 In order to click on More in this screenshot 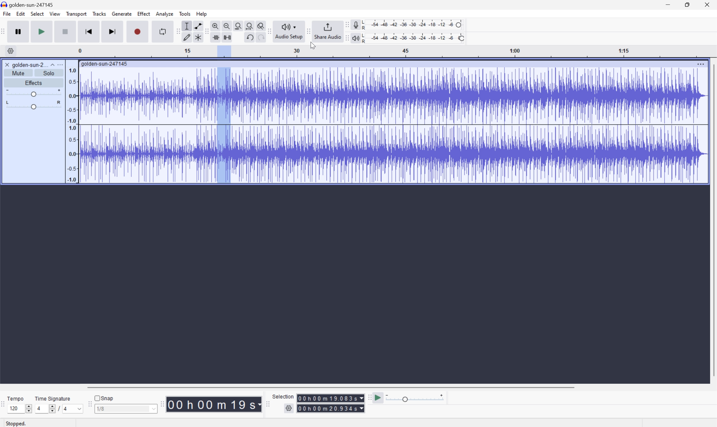, I will do `click(61, 64)`.